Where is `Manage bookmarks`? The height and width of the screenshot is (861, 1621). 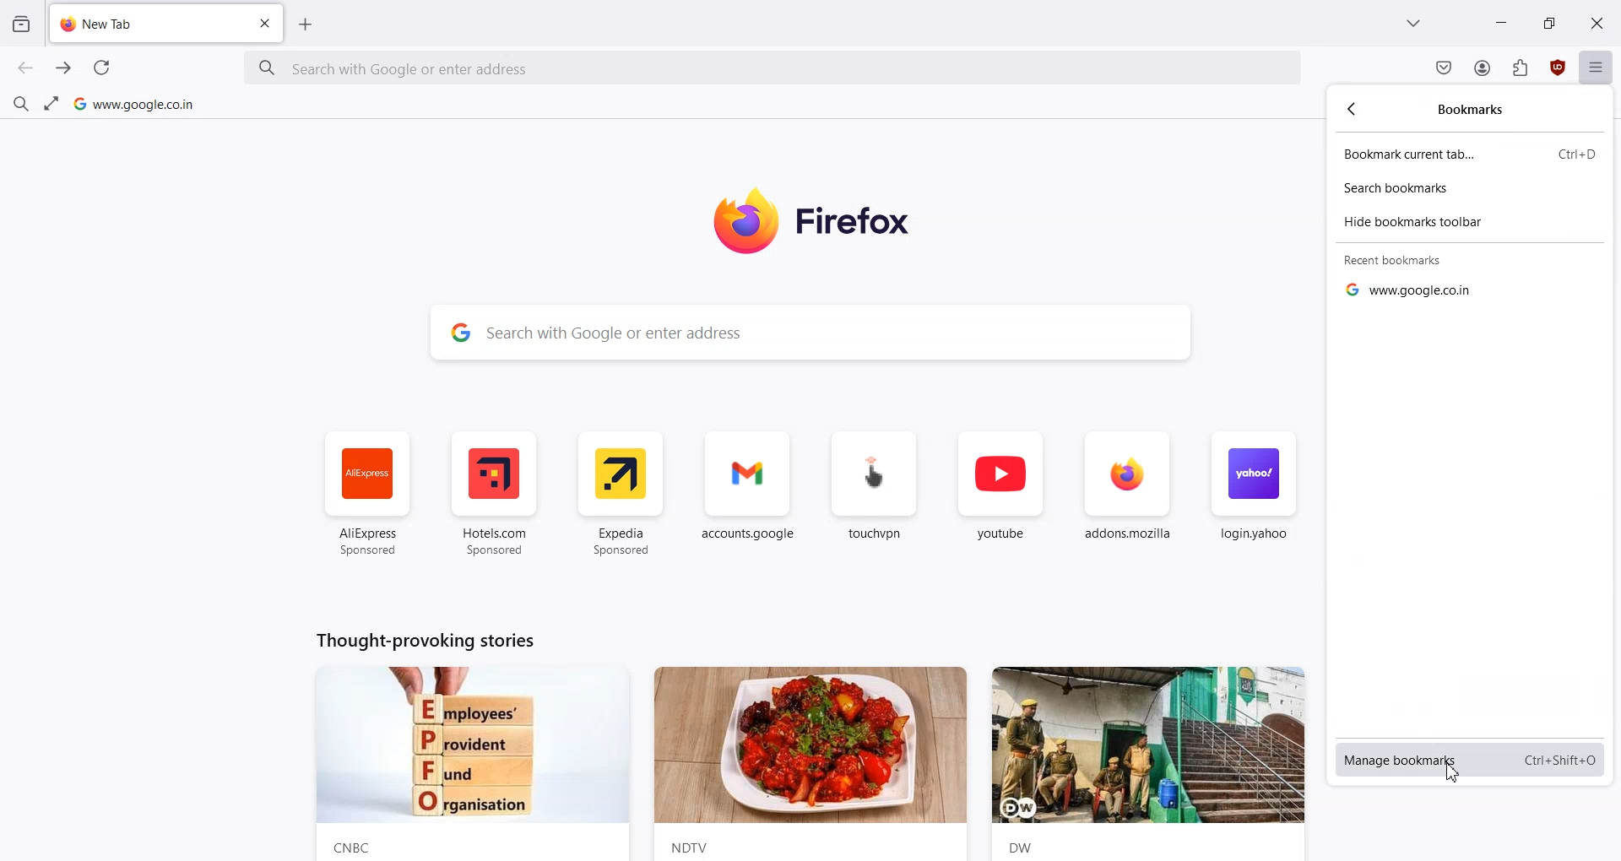
Manage bookmarks is located at coordinates (1418, 762).